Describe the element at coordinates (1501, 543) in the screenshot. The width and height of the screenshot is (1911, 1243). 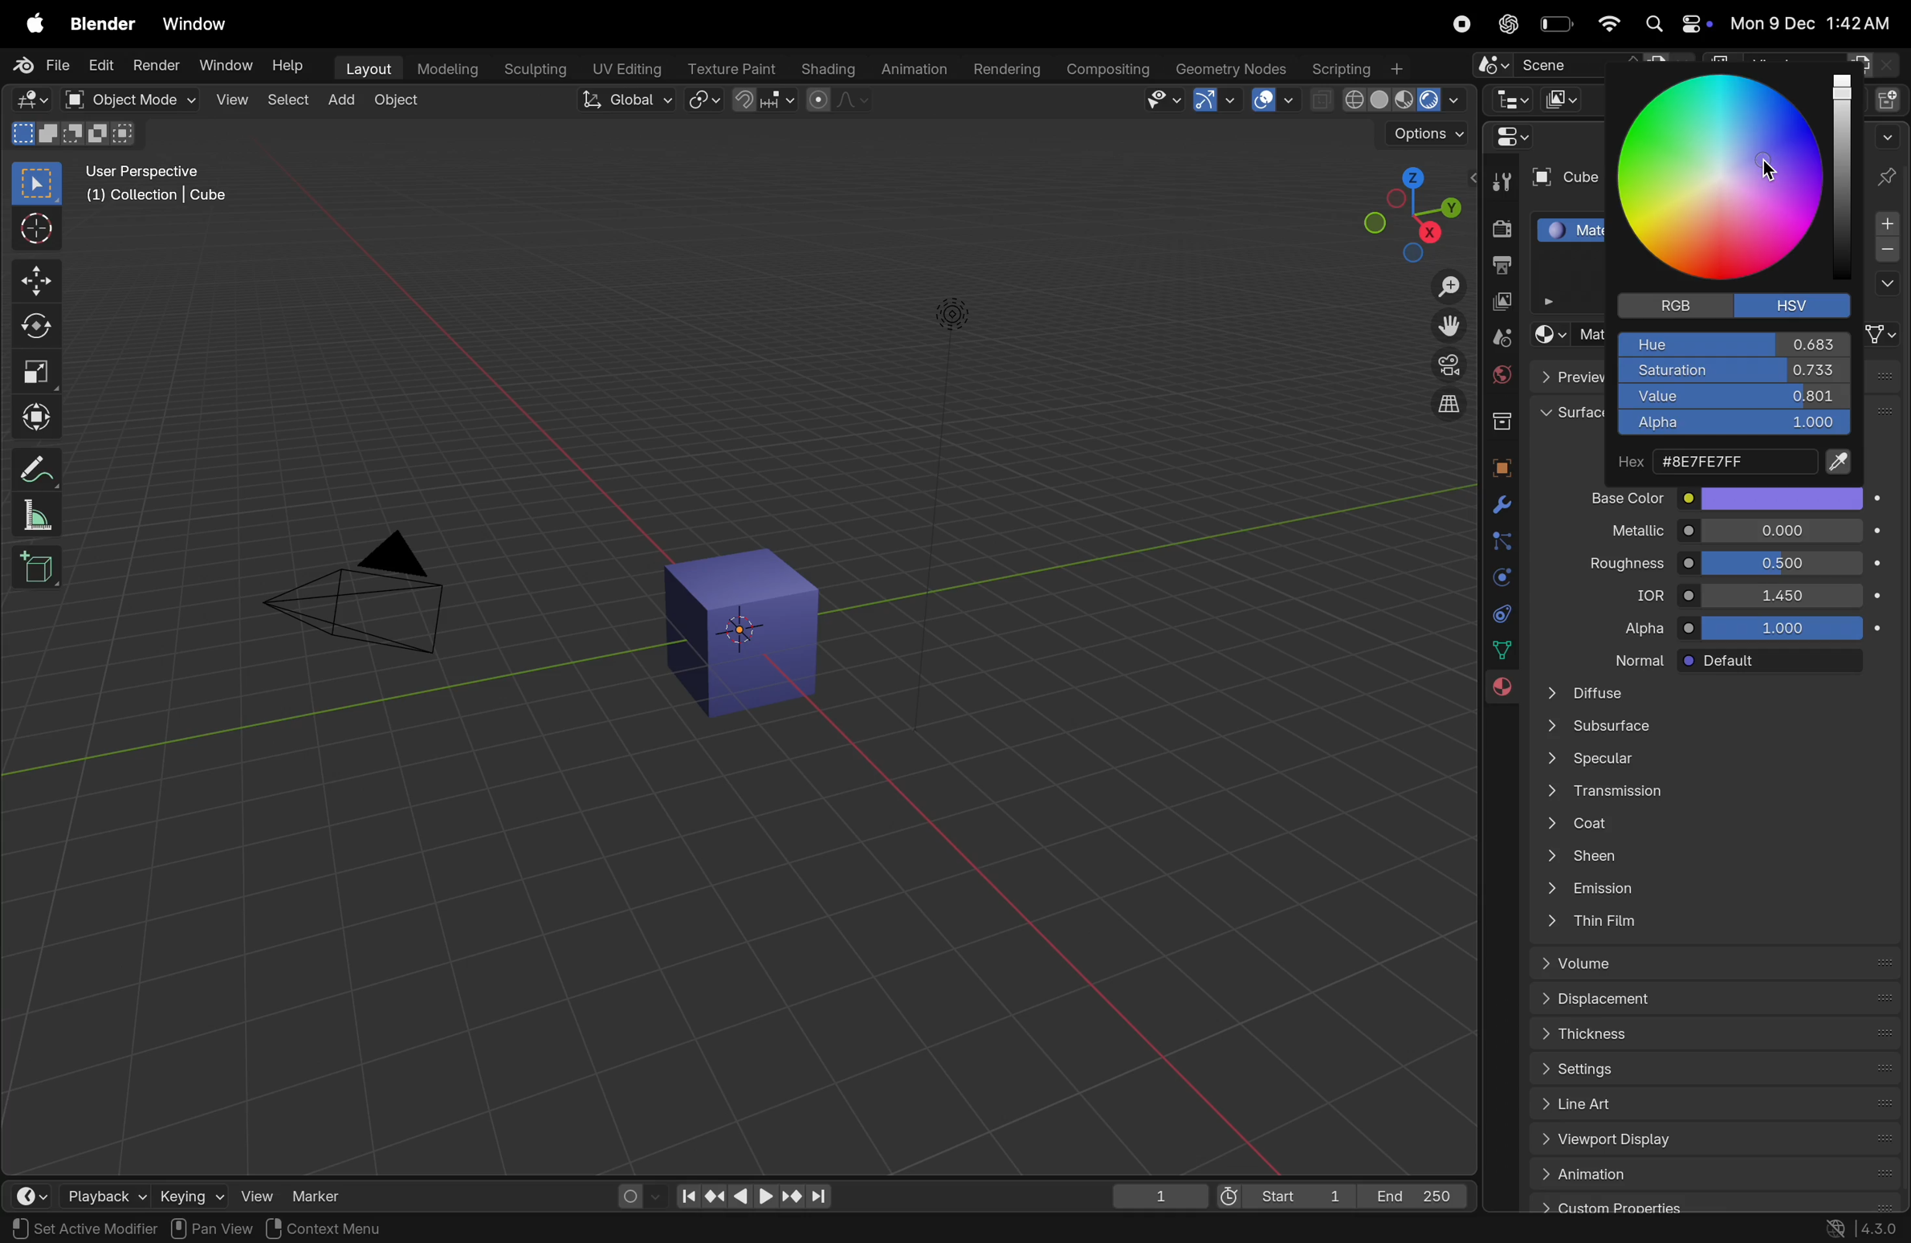
I see `particle` at that location.